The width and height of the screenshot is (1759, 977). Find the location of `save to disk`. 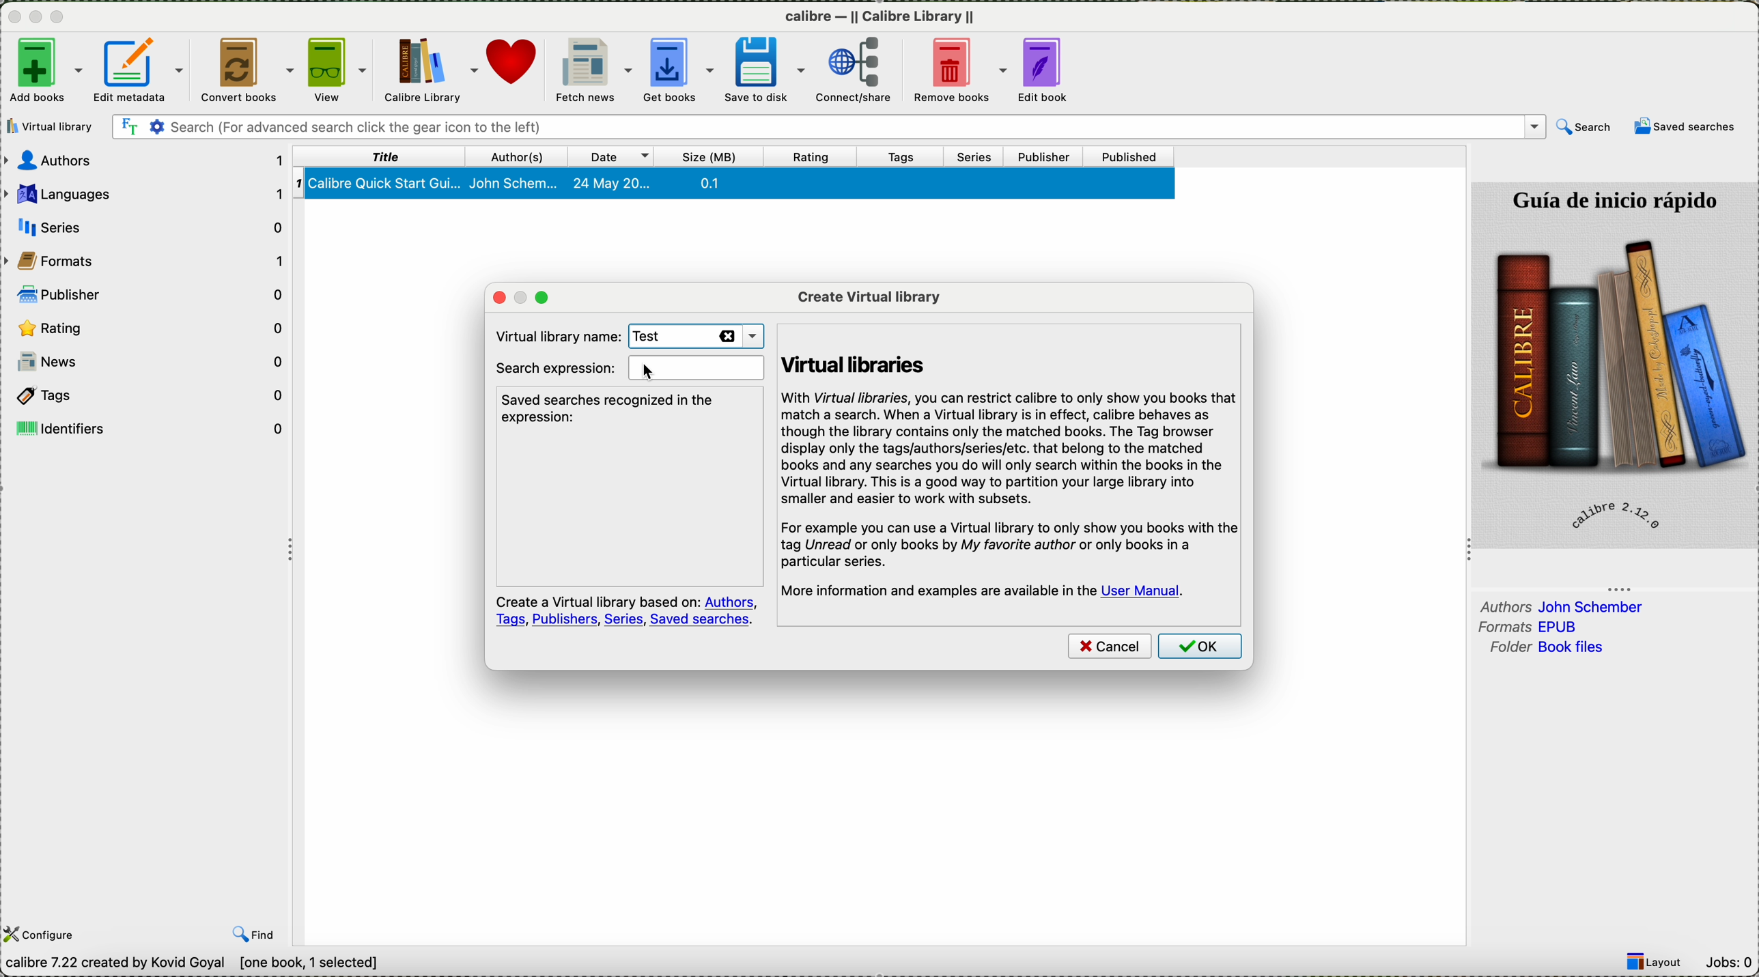

save to disk is located at coordinates (768, 69).